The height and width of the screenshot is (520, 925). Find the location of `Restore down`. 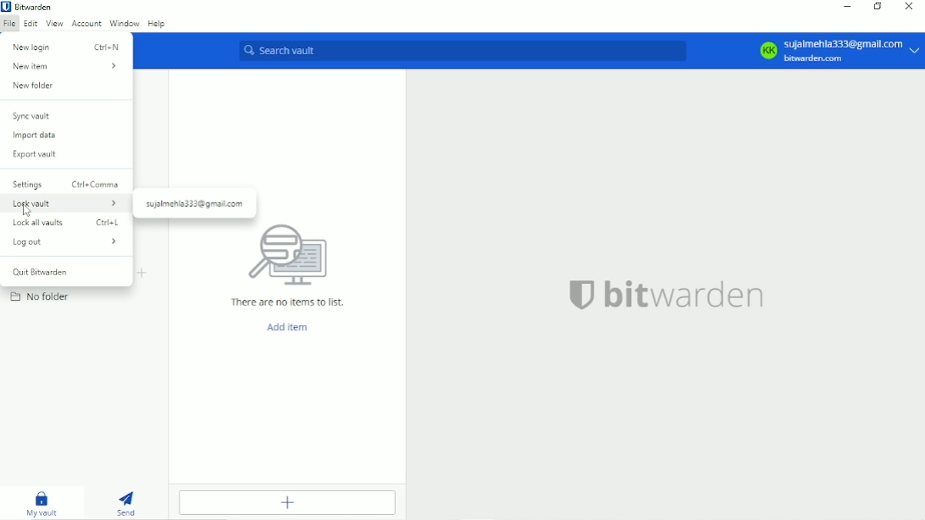

Restore down is located at coordinates (878, 7).